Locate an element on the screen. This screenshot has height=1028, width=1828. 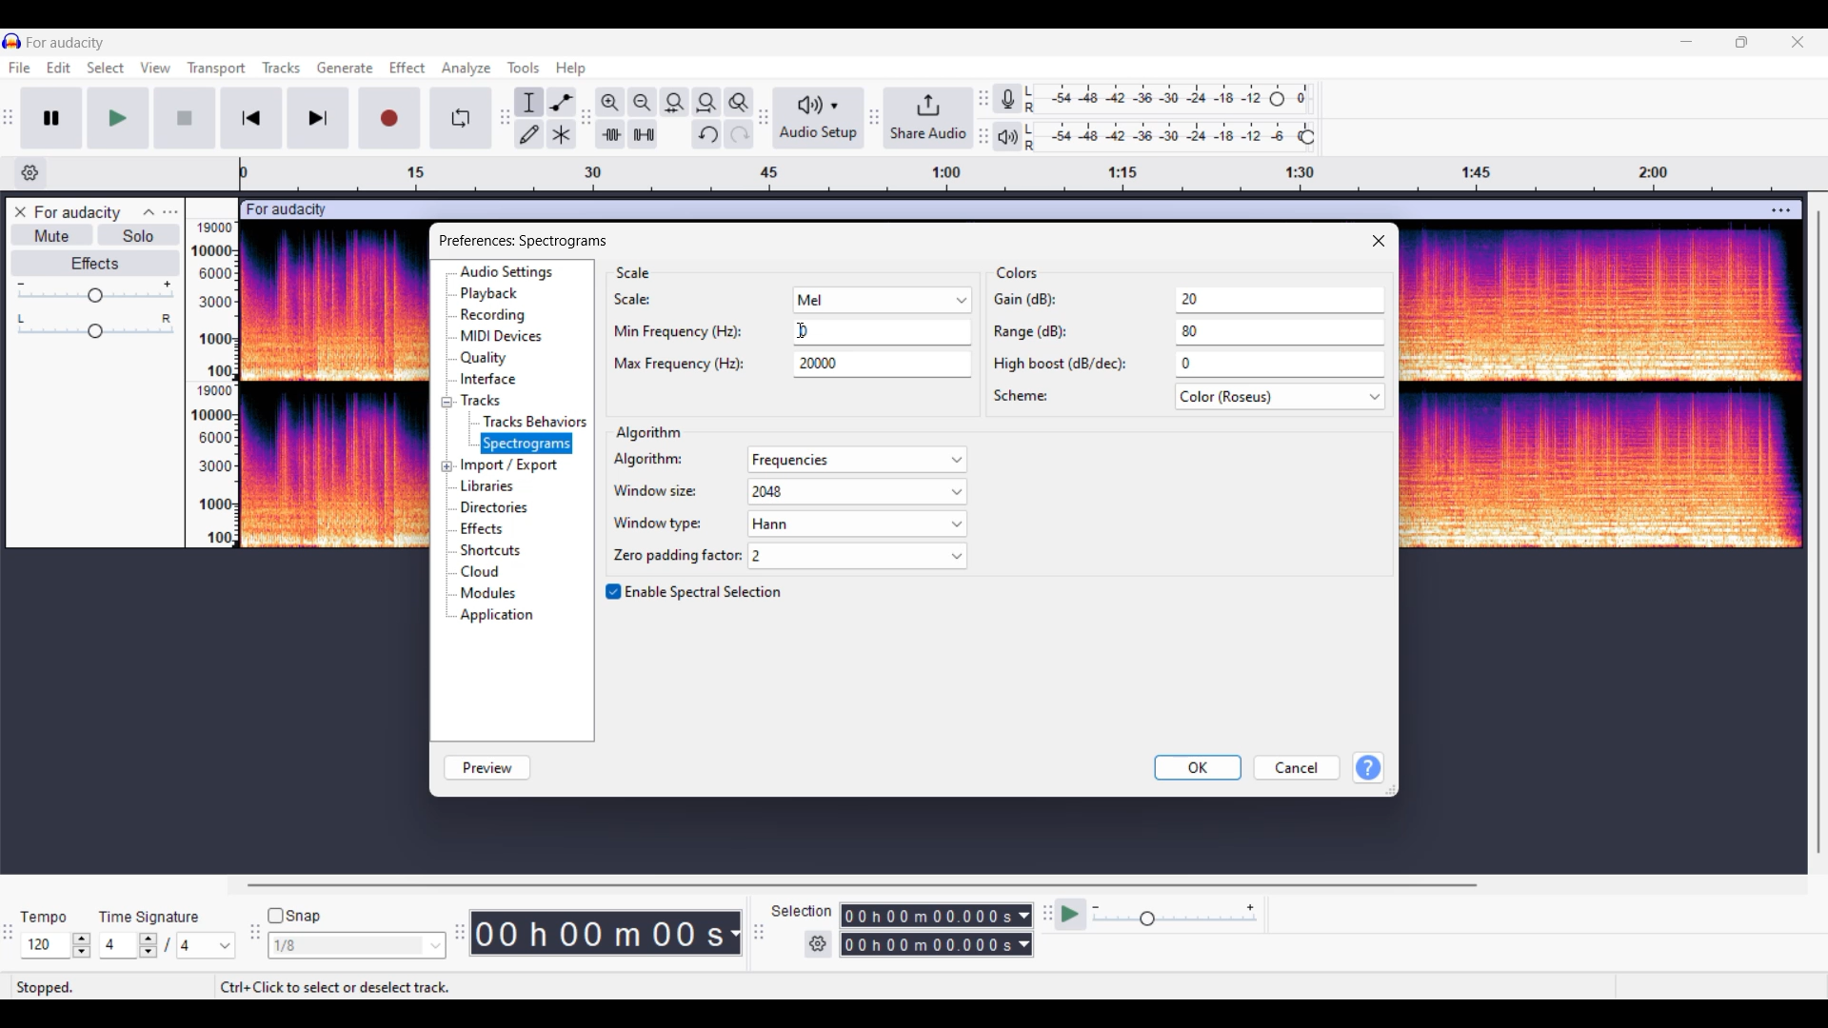
Track settings is located at coordinates (1780, 212).